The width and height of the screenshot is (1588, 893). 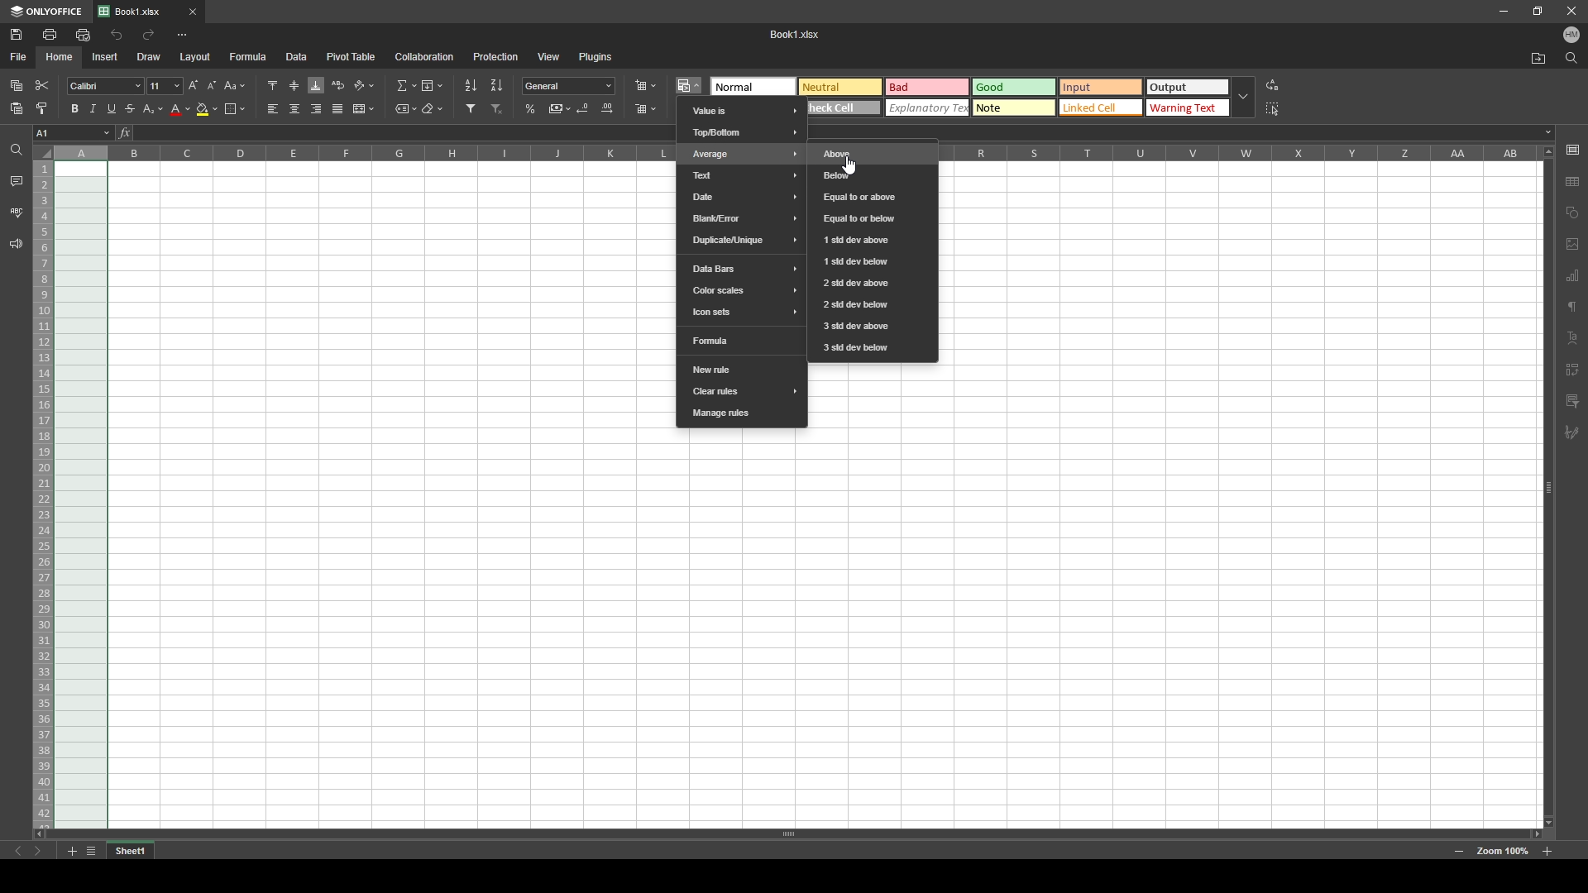 I want to click on pivot table, so click(x=352, y=55).